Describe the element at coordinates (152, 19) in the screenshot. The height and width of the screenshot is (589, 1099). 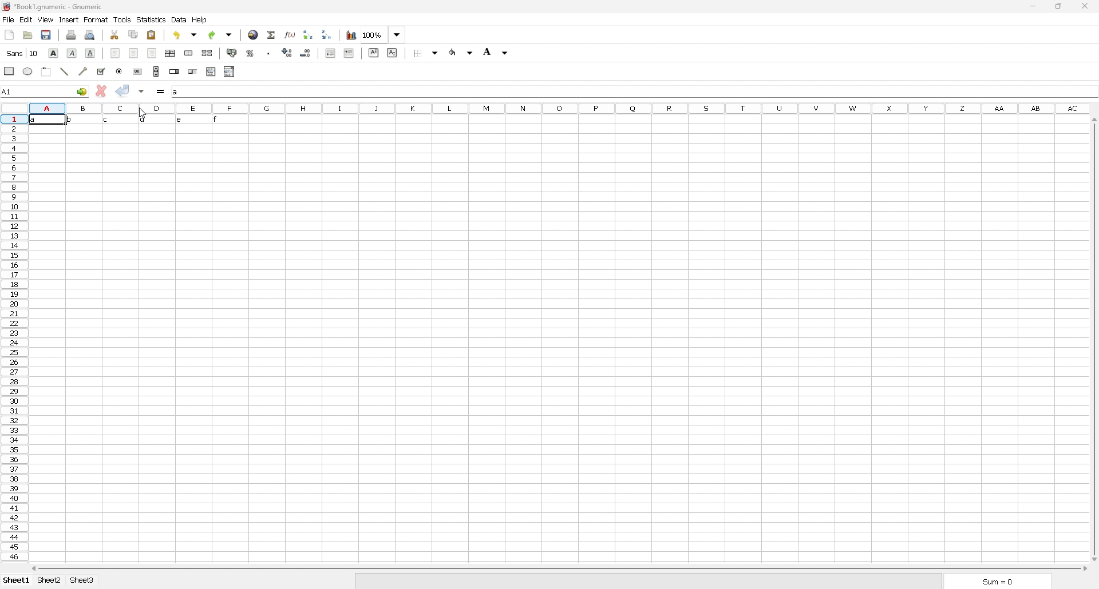
I see `statistics` at that location.